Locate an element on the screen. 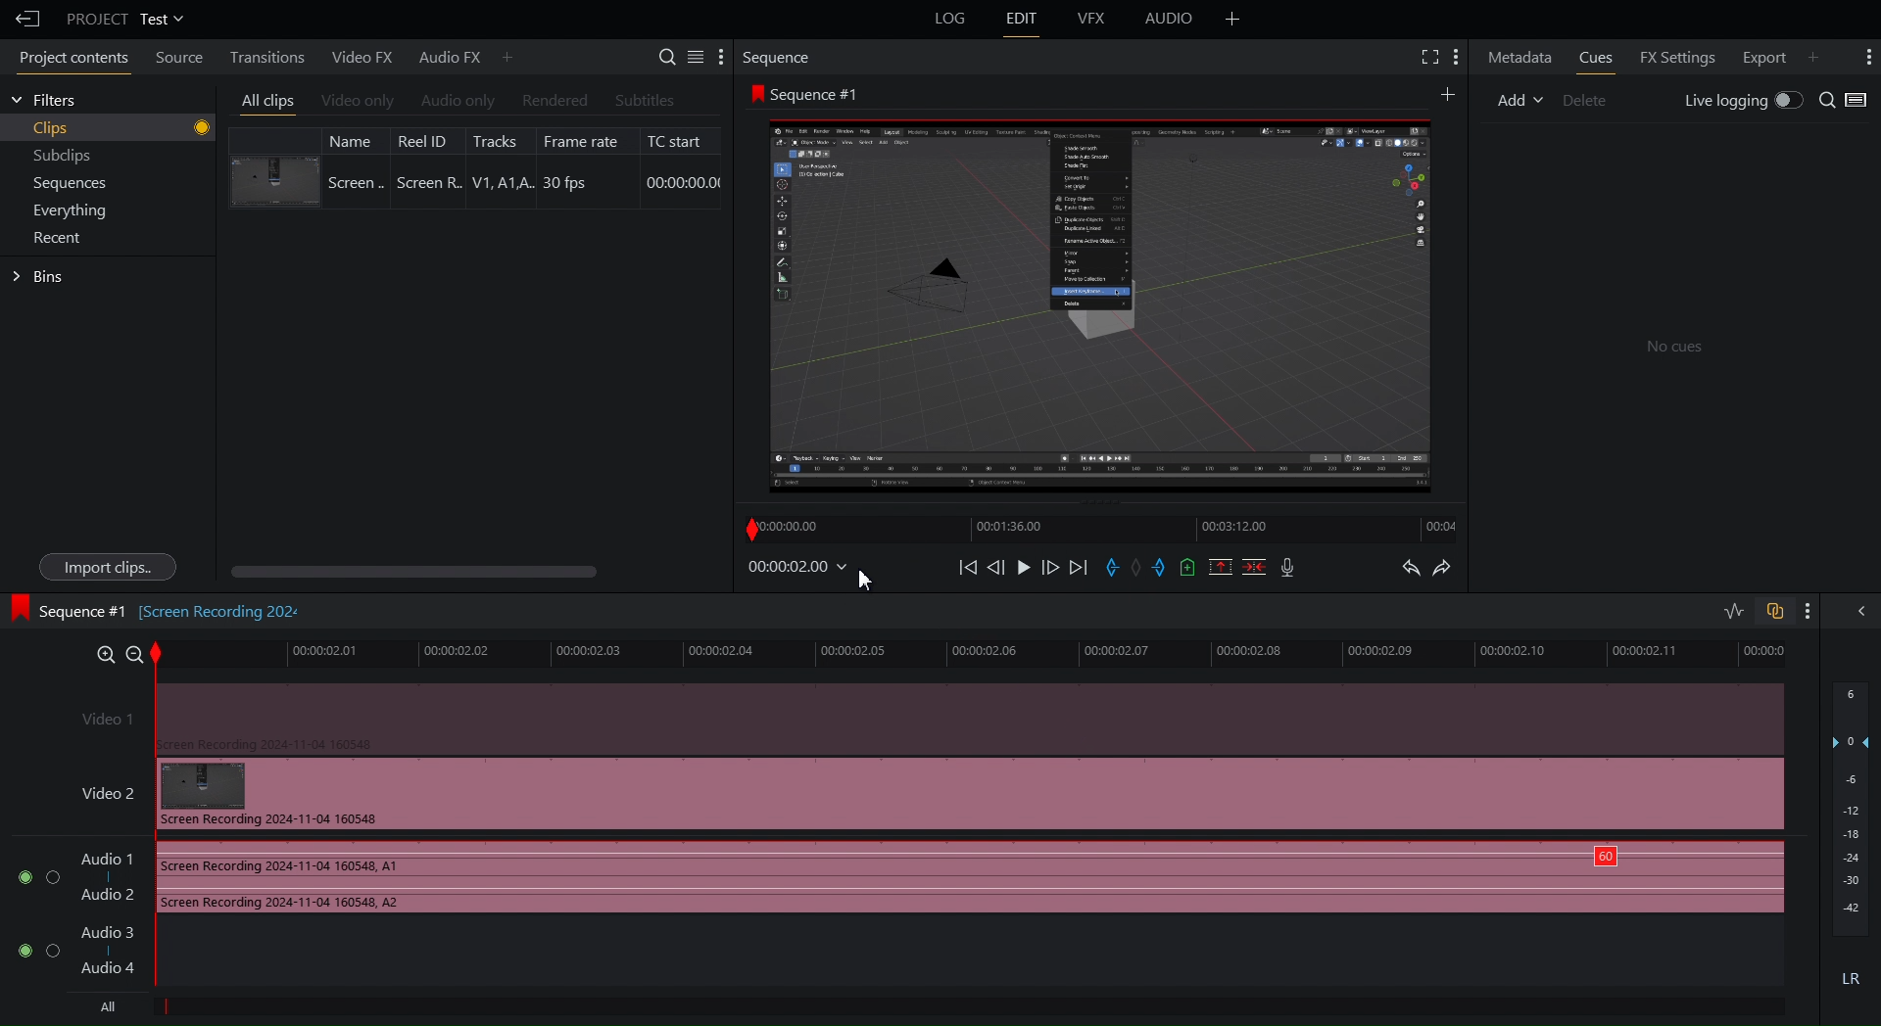  More is located at coordinates (1808, 611).